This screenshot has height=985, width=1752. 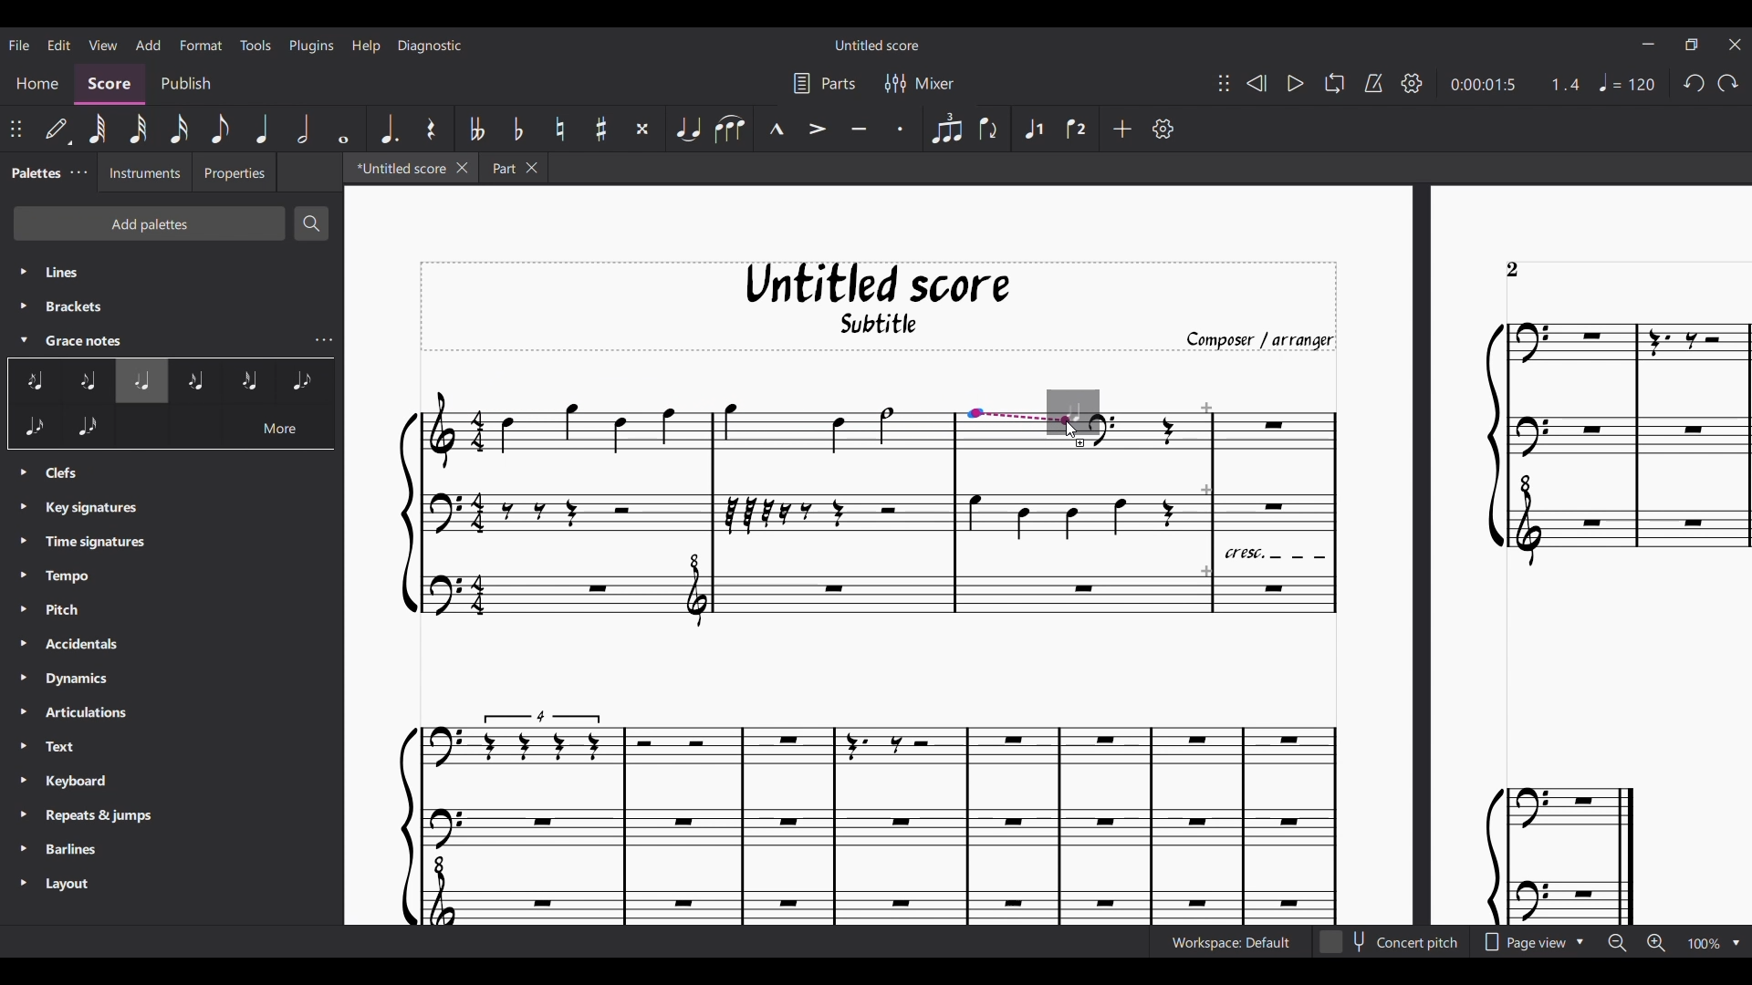 I want to click on Search palette, so click(x=312, y=223).